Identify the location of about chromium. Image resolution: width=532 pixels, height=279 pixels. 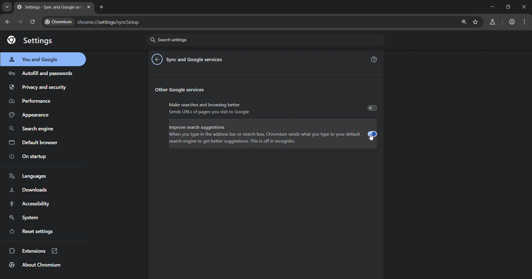
(36, 265).